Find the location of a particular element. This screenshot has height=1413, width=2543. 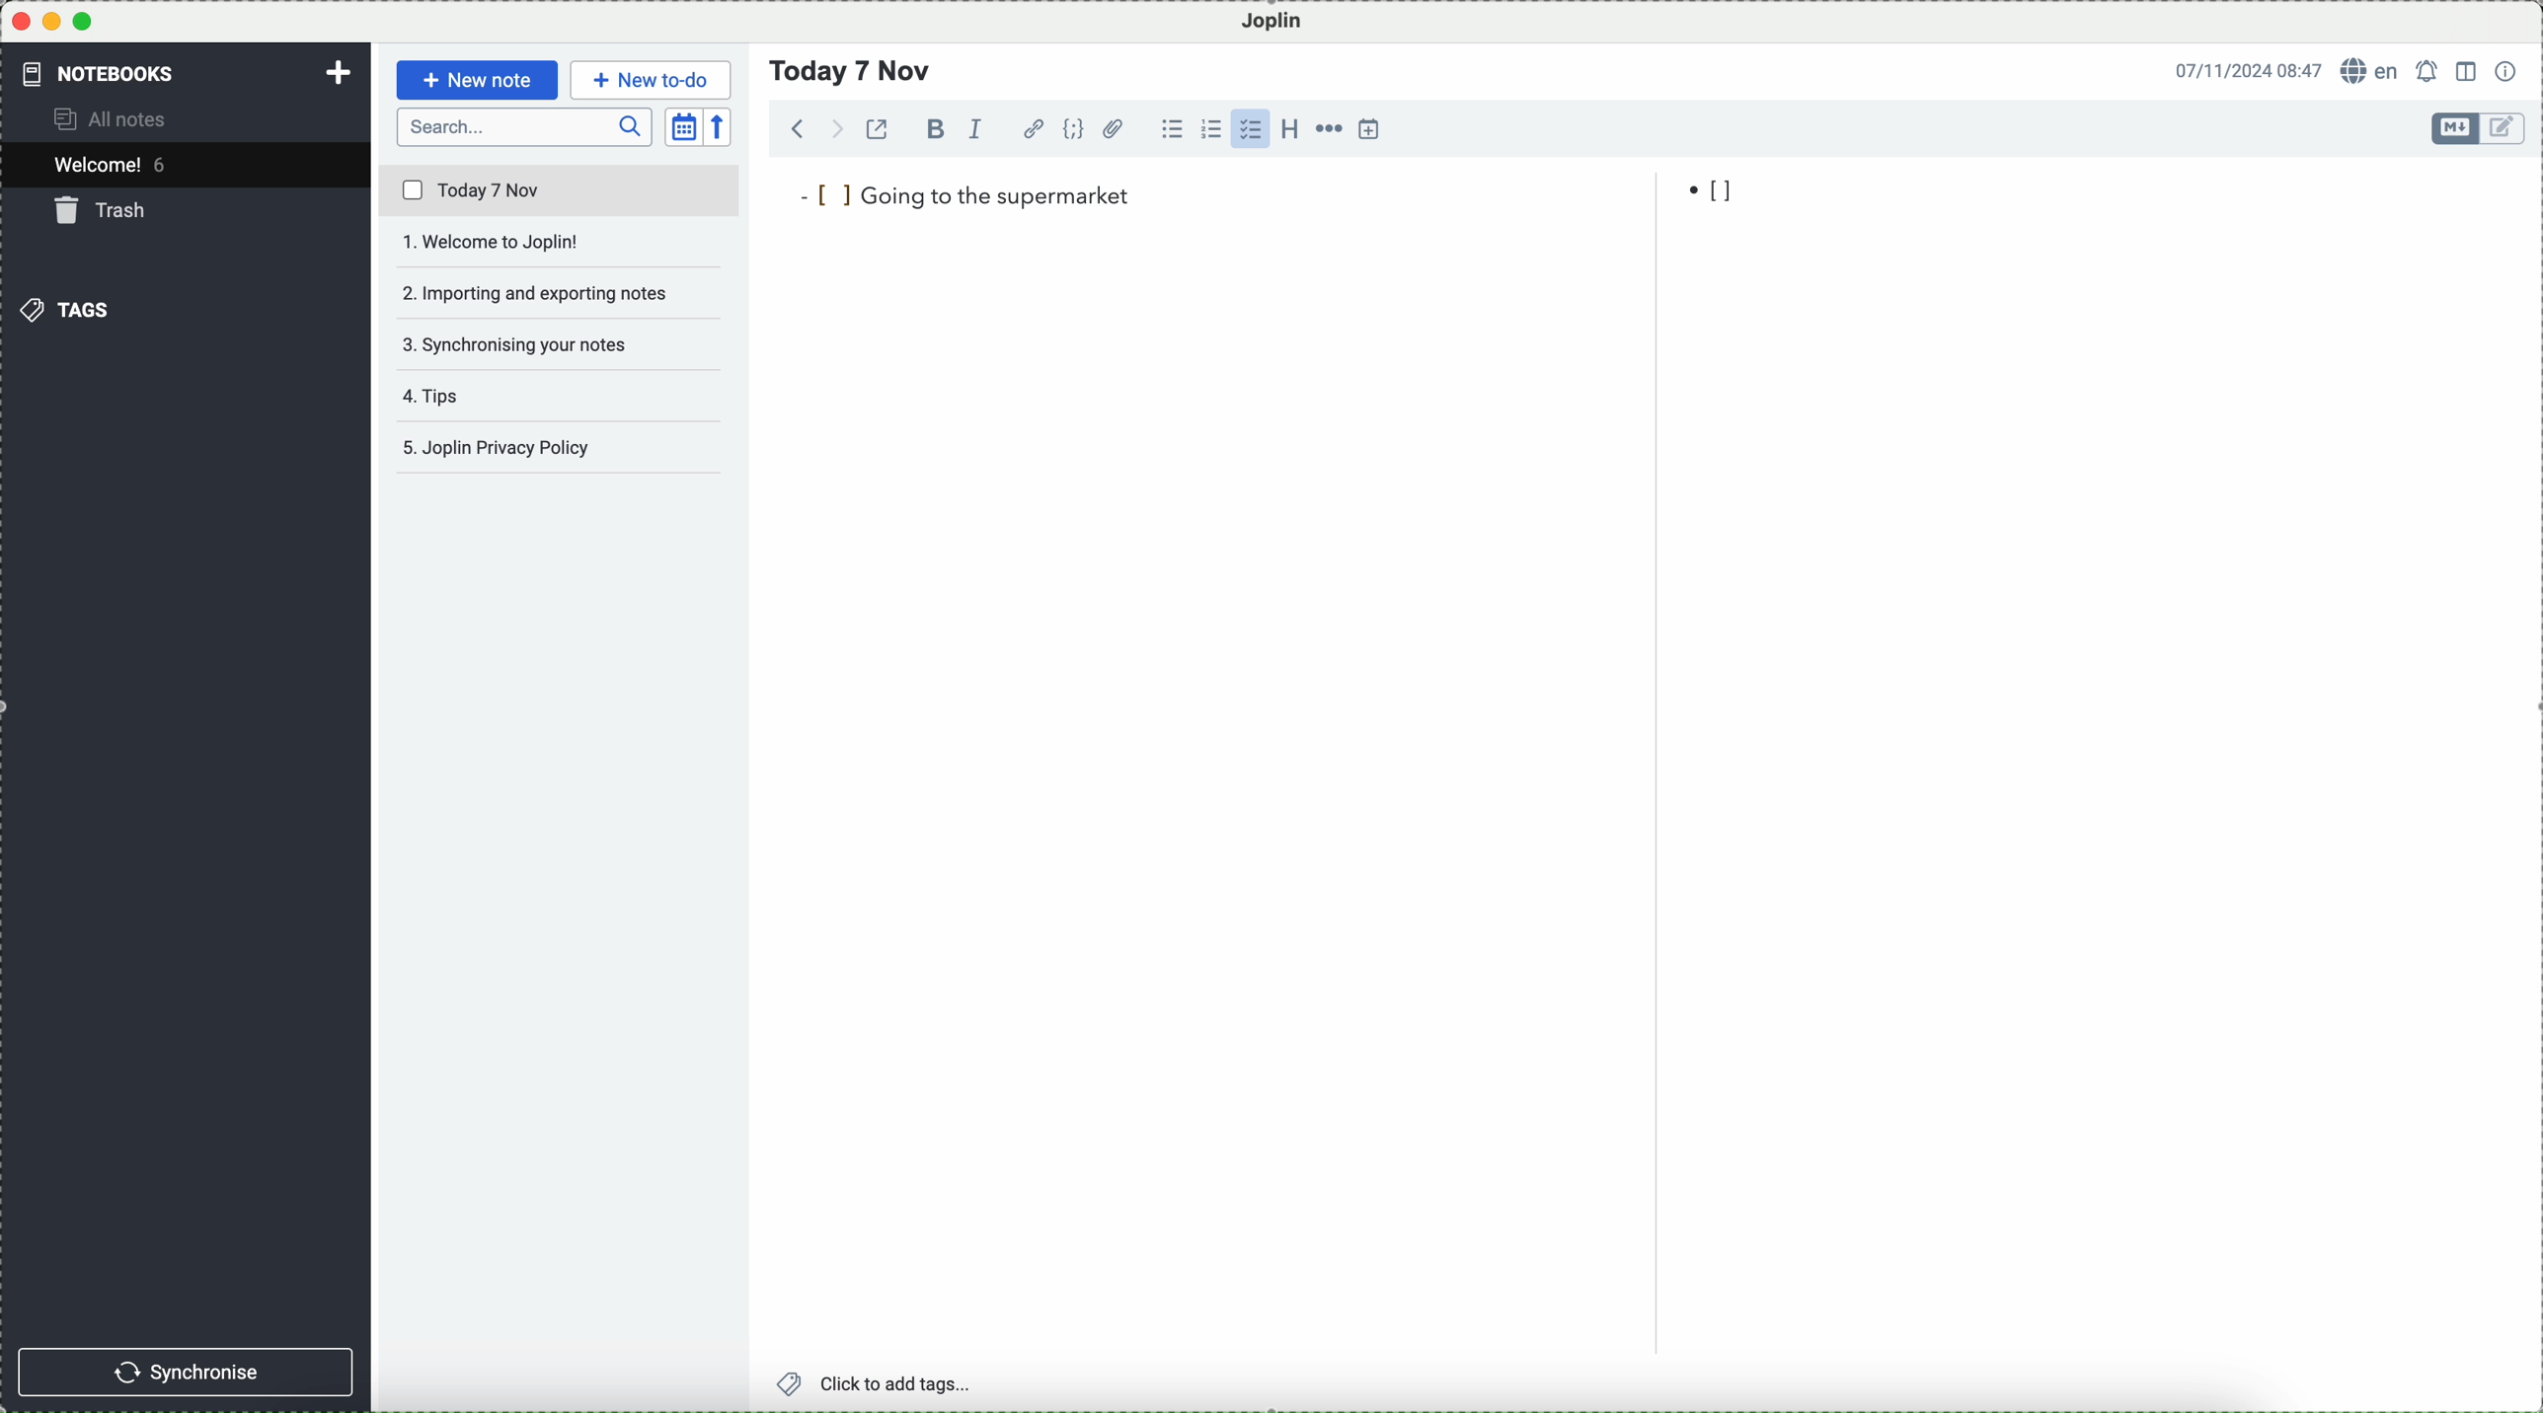

bulleted list is located at coordinates (1172, 129).